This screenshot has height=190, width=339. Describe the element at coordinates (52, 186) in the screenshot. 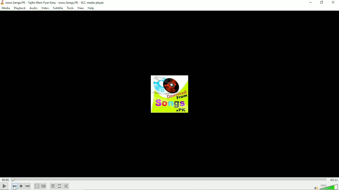

I see `Toggle playlist` at that location.